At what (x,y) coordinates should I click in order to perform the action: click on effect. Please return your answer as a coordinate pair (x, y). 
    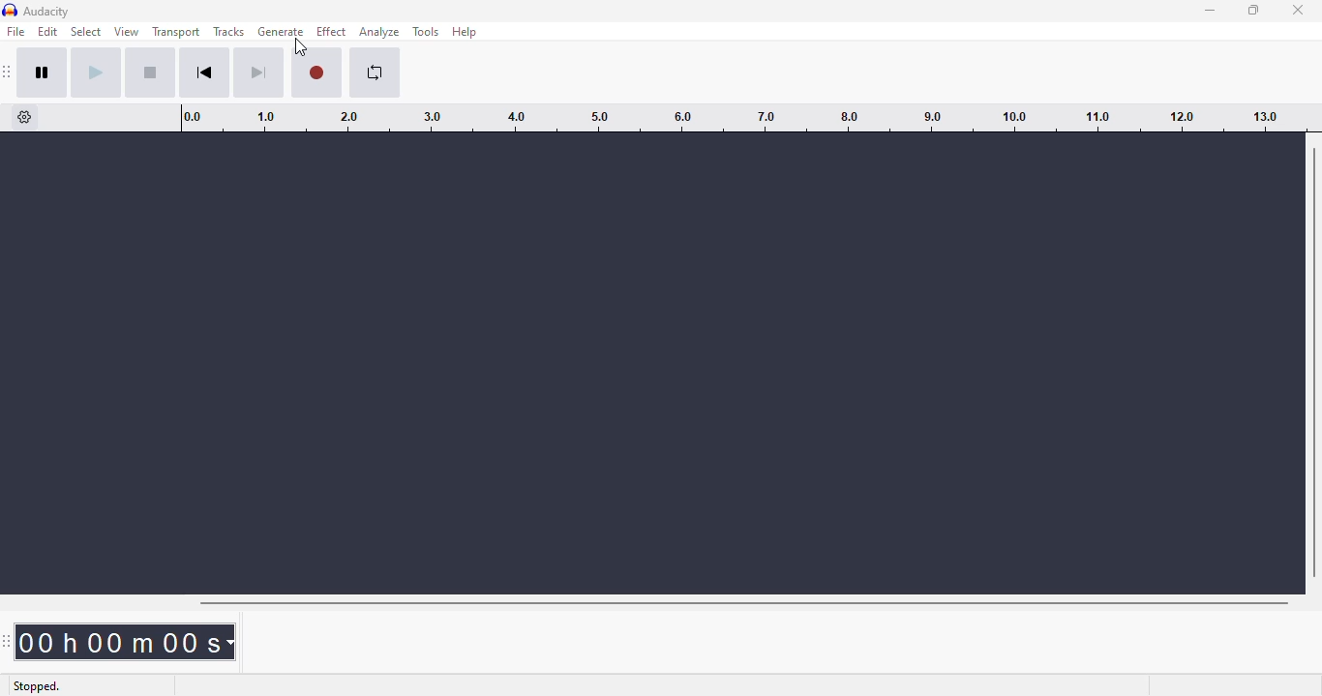
    Looking at the image, I should click on (332, 31).